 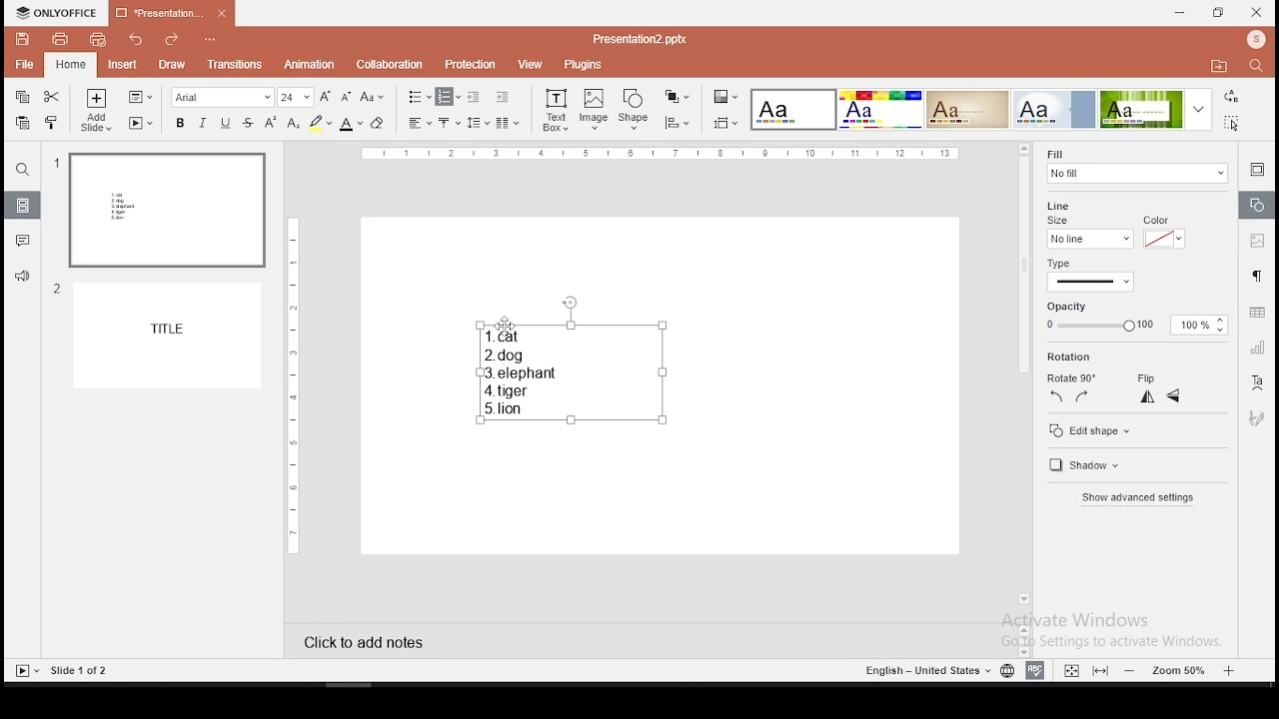 What do you see at coordinates (173, 42) in the screenshot?
I see `redo` at bounding box center [173, 42].